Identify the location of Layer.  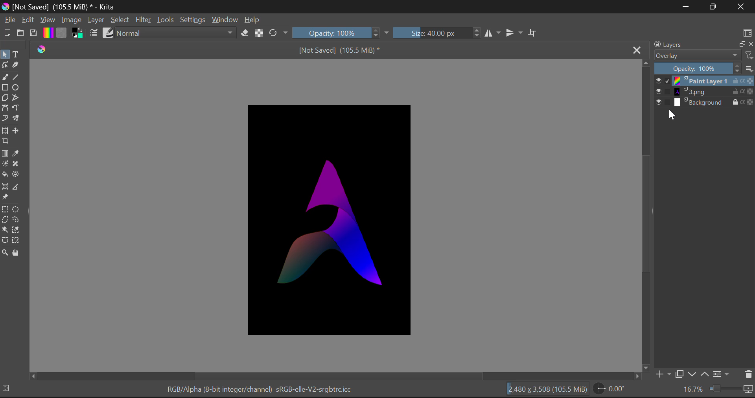
(96, 22).